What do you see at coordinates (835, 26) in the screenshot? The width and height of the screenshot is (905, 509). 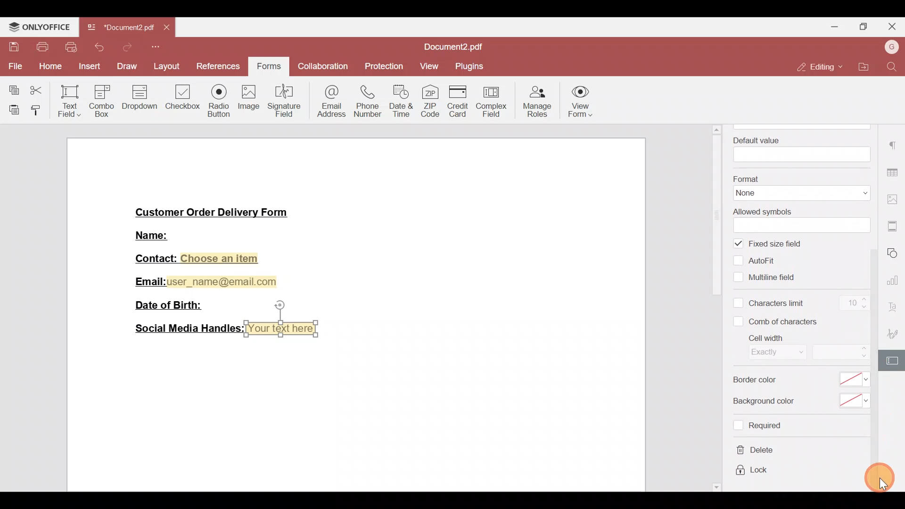 I see `Minimize` at bounding box center [835, 26].